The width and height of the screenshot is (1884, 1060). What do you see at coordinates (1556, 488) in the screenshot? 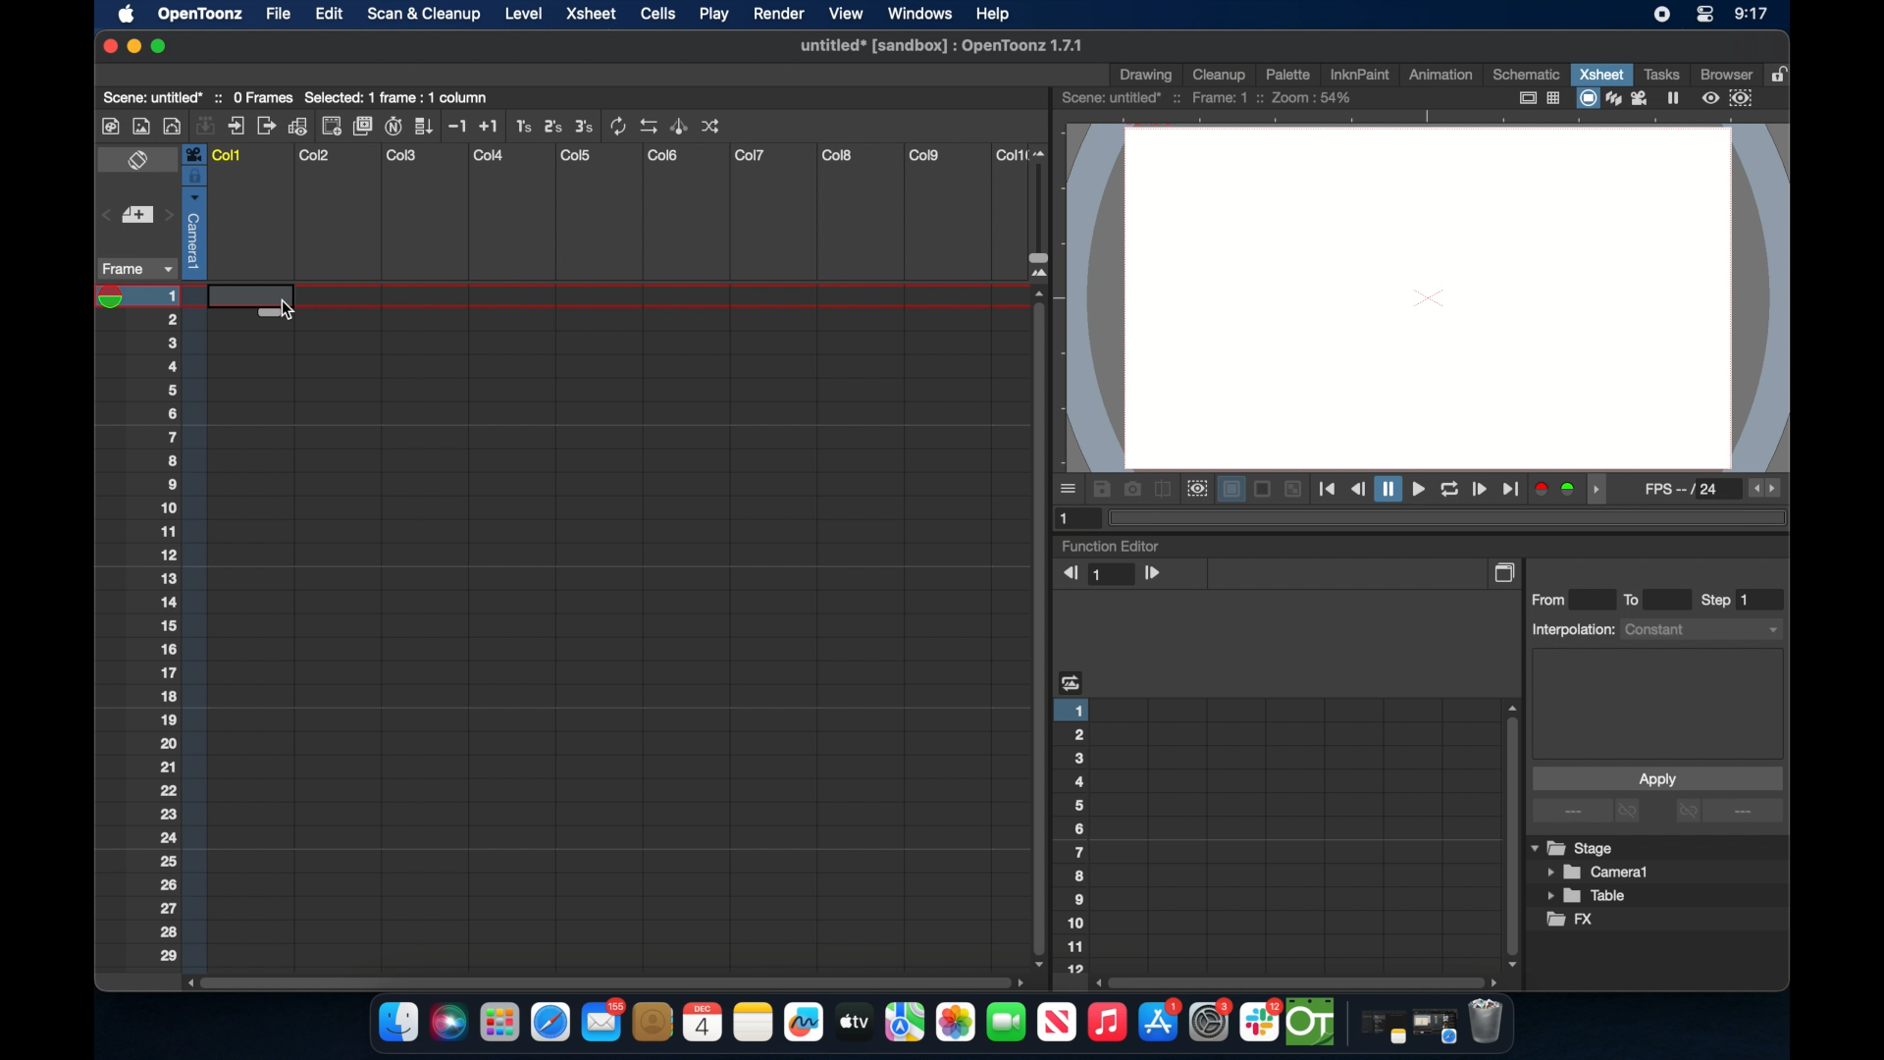
I see `color channels` at bounding box center [1556, 488].